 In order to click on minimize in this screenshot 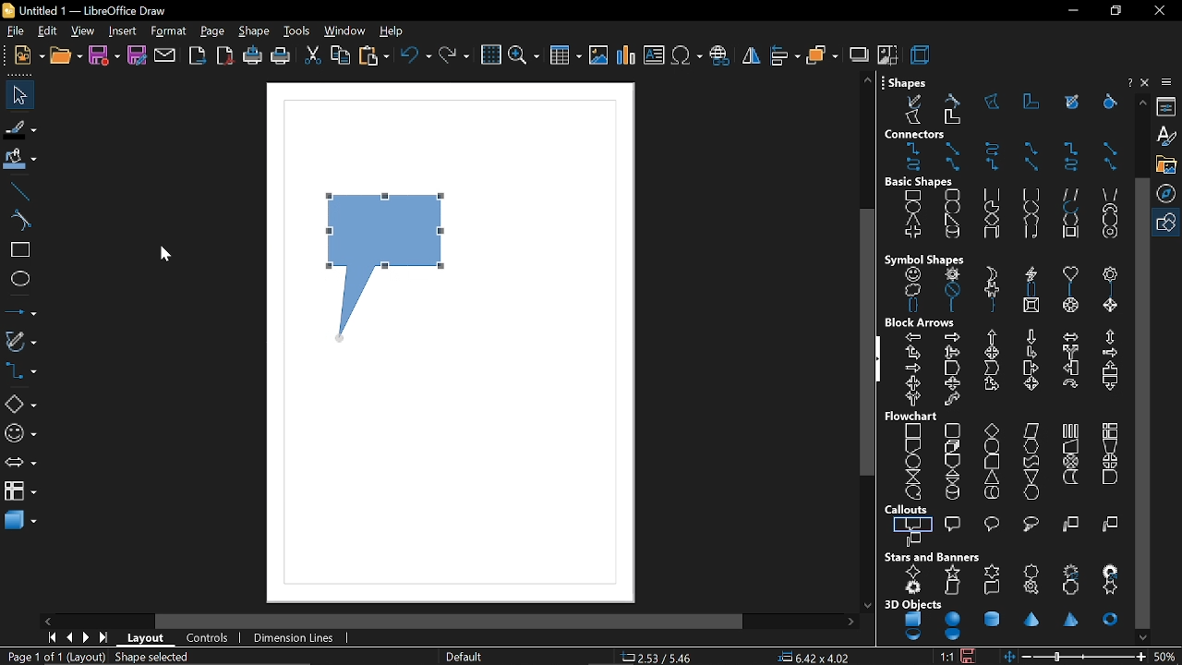, I will do `click(1071, 11)`.